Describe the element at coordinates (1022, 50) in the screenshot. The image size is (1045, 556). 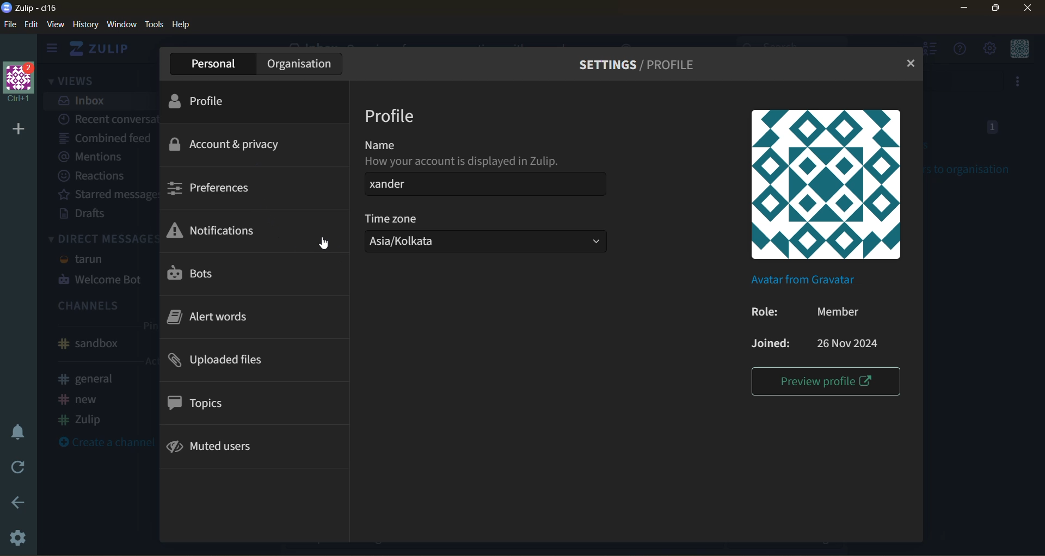
I see `personal menu` at that location.